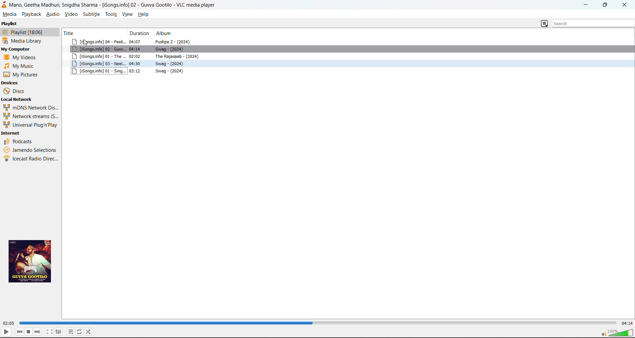 The image size is (635, 338). I want to click on podcasts, so click(19, 141).